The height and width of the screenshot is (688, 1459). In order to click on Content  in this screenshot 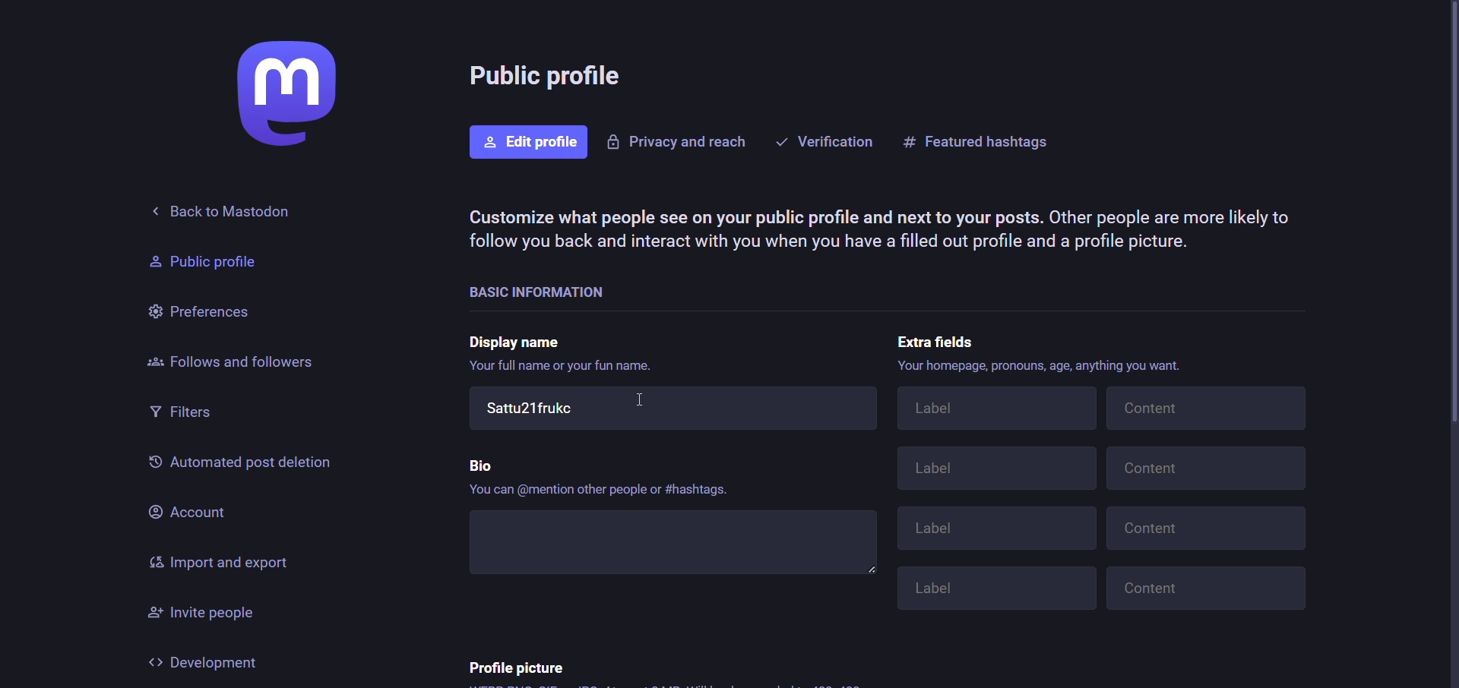, I will do `click(1207, 469)`.